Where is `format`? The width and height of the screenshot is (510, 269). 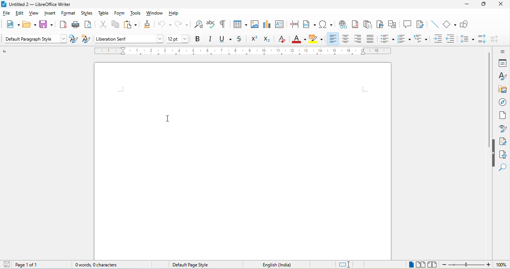 format is located at coordinates (68, 14).